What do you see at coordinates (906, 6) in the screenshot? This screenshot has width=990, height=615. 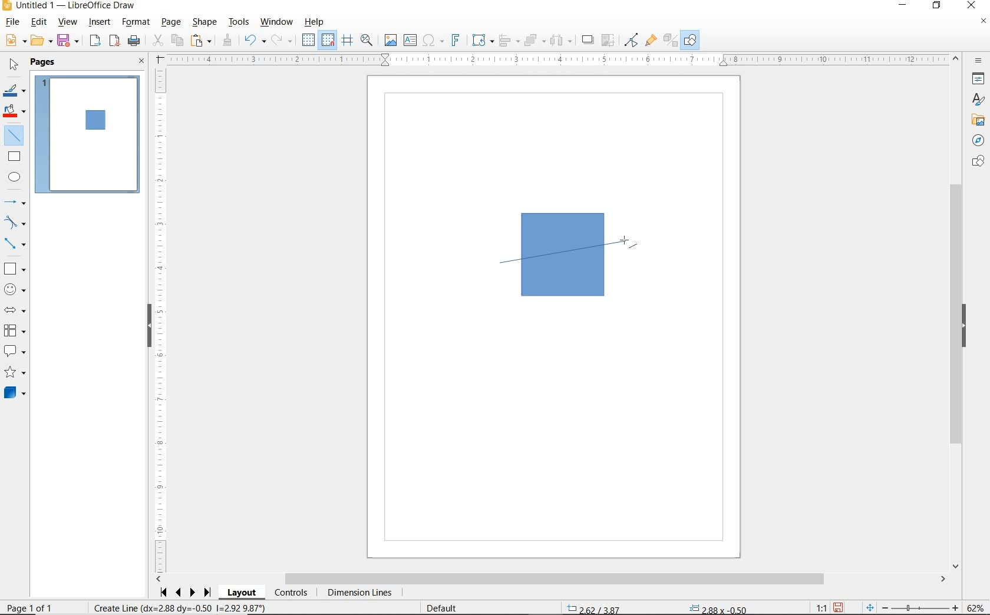 I see `MINIMIZE` at bounding box center [906, 6].